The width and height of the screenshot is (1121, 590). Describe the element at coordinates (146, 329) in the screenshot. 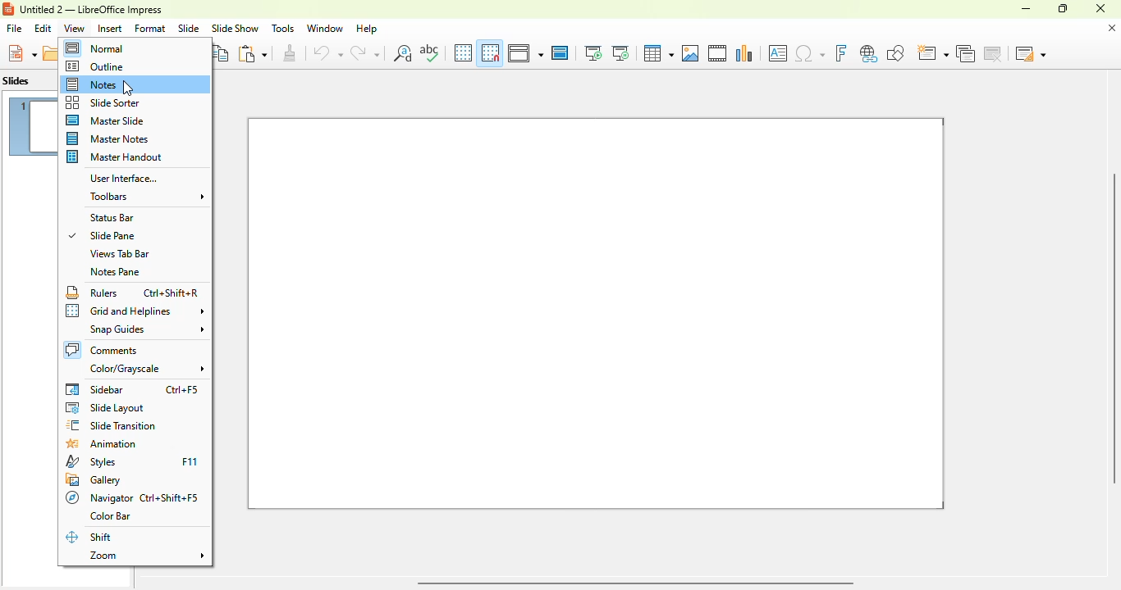

I see `snap guides` at that location.